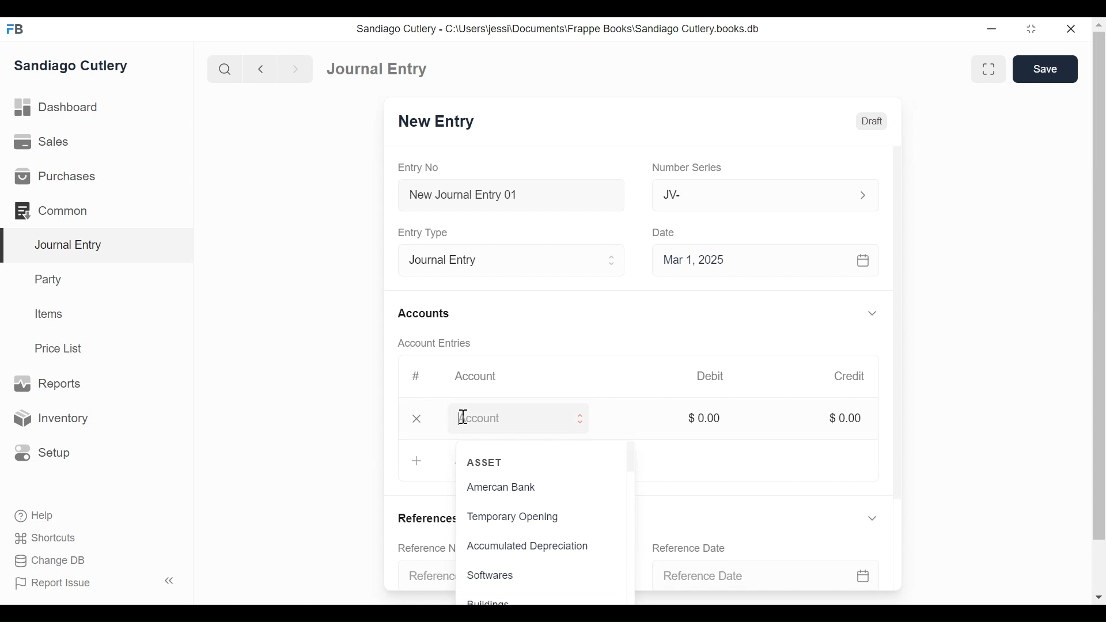 The height and width of the screenshot is (622, 1106). I want to click on Reference Number, so click(427, 547).